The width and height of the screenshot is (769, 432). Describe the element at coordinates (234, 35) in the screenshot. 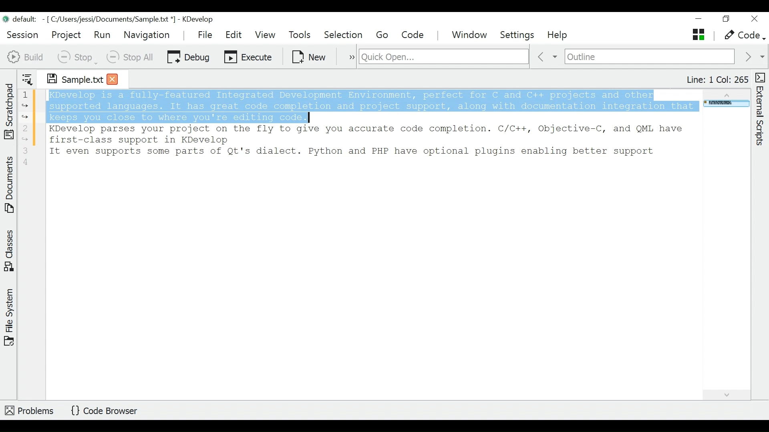

I see `Edit` at that location.